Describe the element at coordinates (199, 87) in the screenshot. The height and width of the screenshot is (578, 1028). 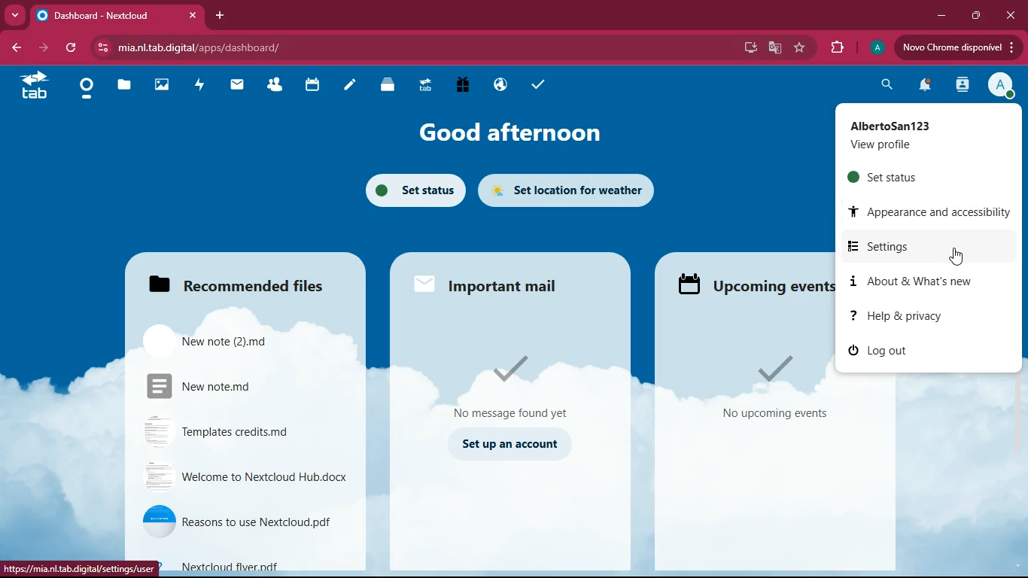
I see `activity` at that location.